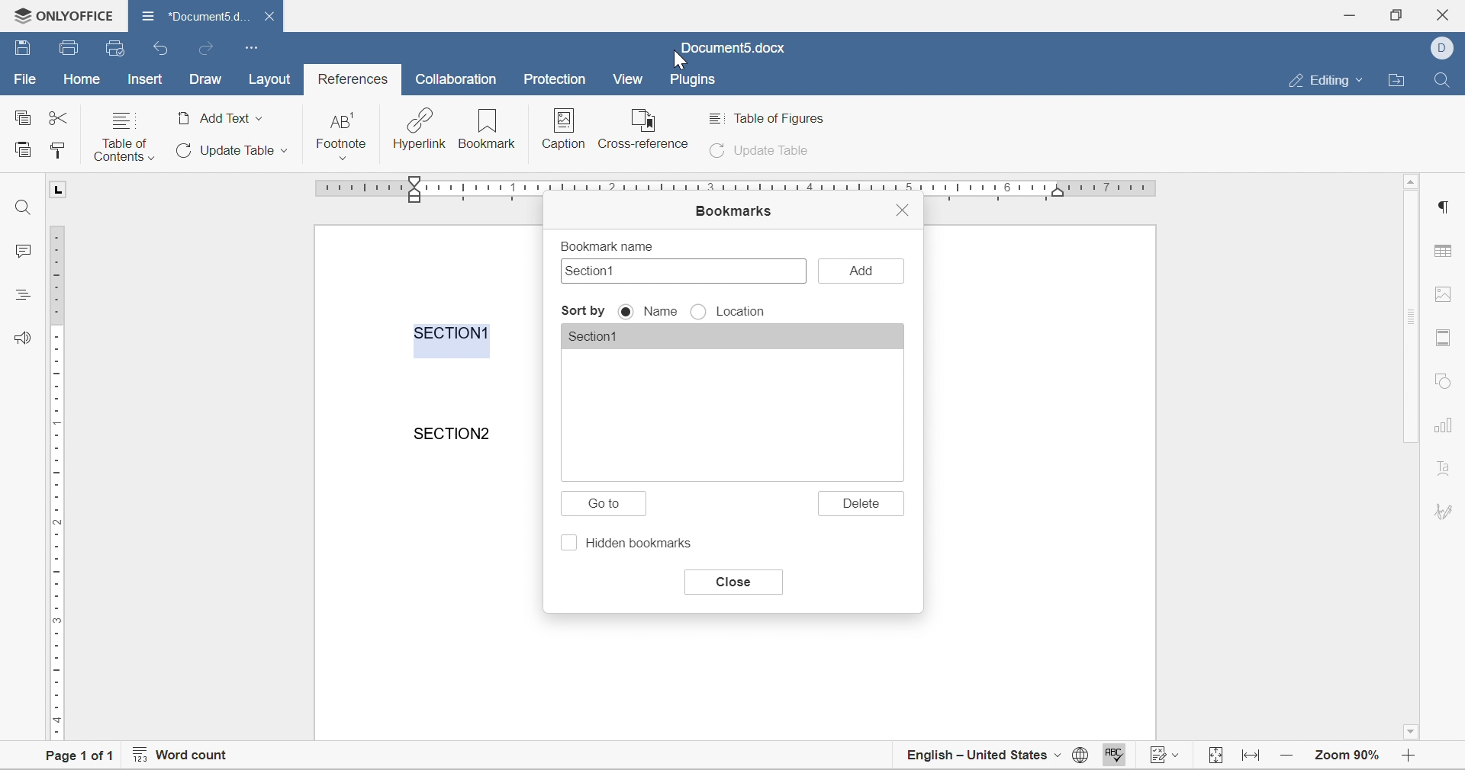  What do you see at coordinates (608, 505) in the screenshot?
I see `go to` at bounding box center [608, 505].